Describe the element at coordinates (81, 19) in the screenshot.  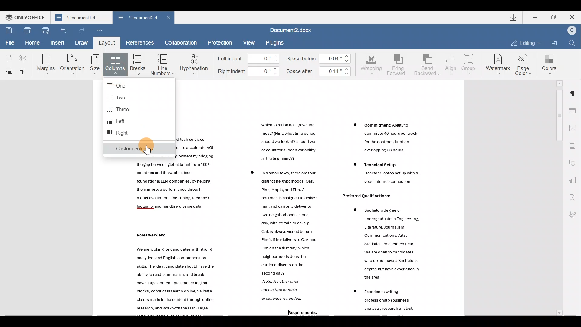
I see `Document2.d` at that location.